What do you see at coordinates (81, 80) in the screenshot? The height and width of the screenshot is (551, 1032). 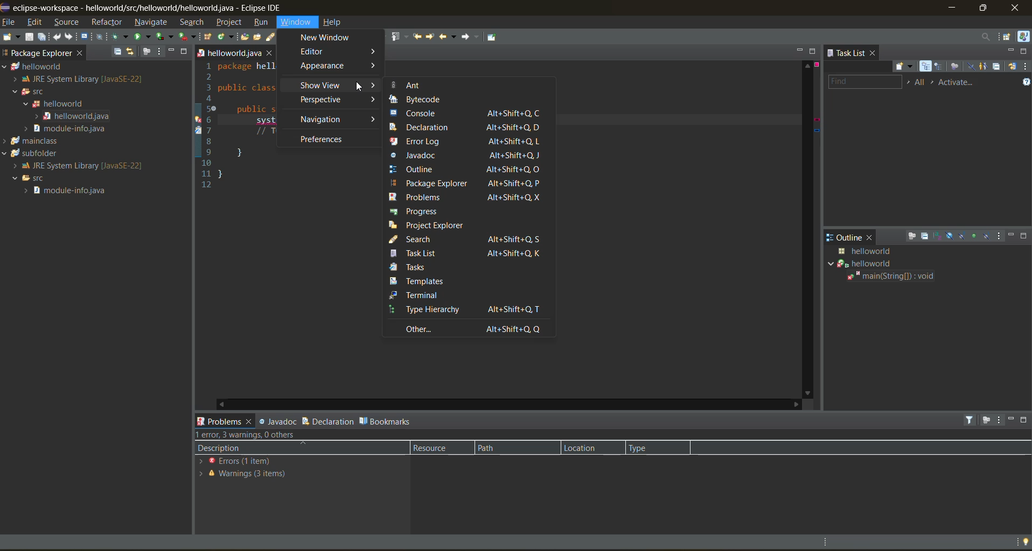 I see `JRE System Library [Java SE-22]` at bounding box center [81, 80].